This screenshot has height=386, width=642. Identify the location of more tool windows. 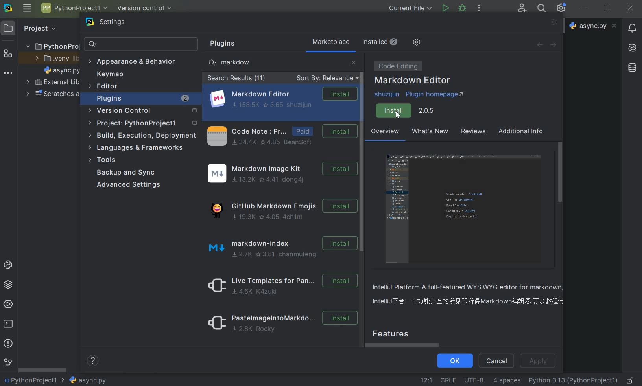
(8, 74).